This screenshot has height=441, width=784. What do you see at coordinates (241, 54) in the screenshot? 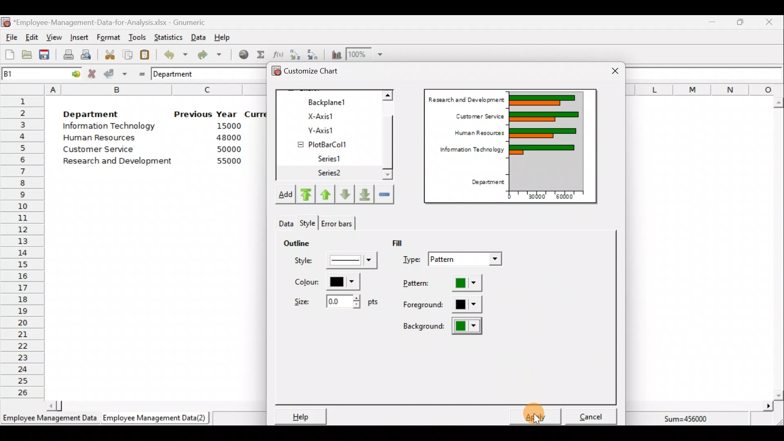
I see `Insert hyperlink` at bounding box center [241, 54].